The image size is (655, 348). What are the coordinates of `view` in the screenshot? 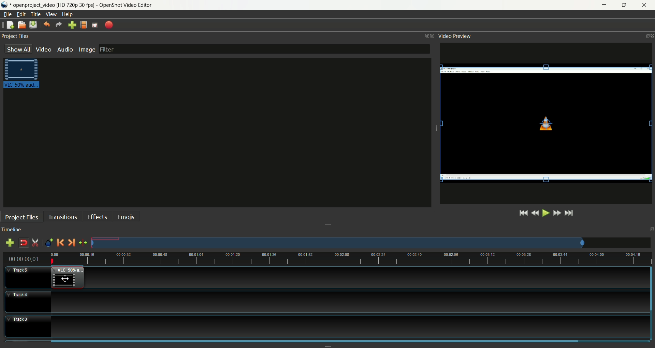 It's located at (53, 14).